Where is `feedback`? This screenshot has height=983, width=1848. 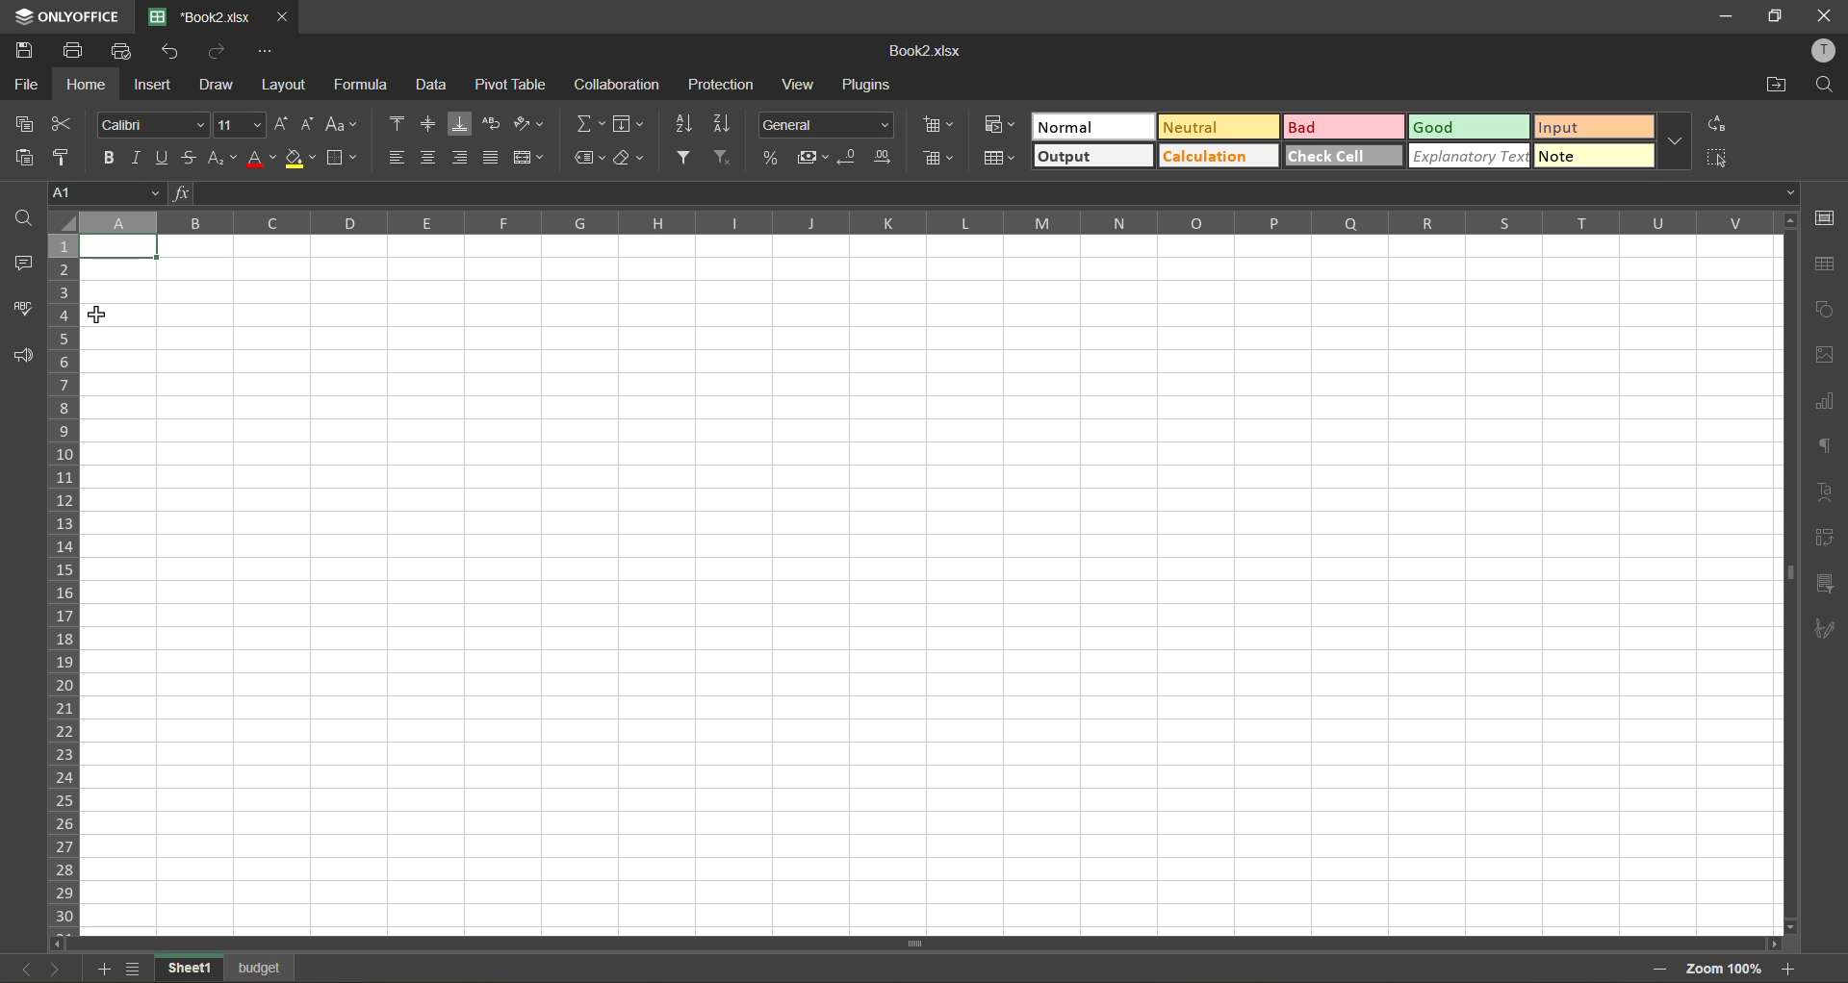
feedback is located at coordinates (25, 357).